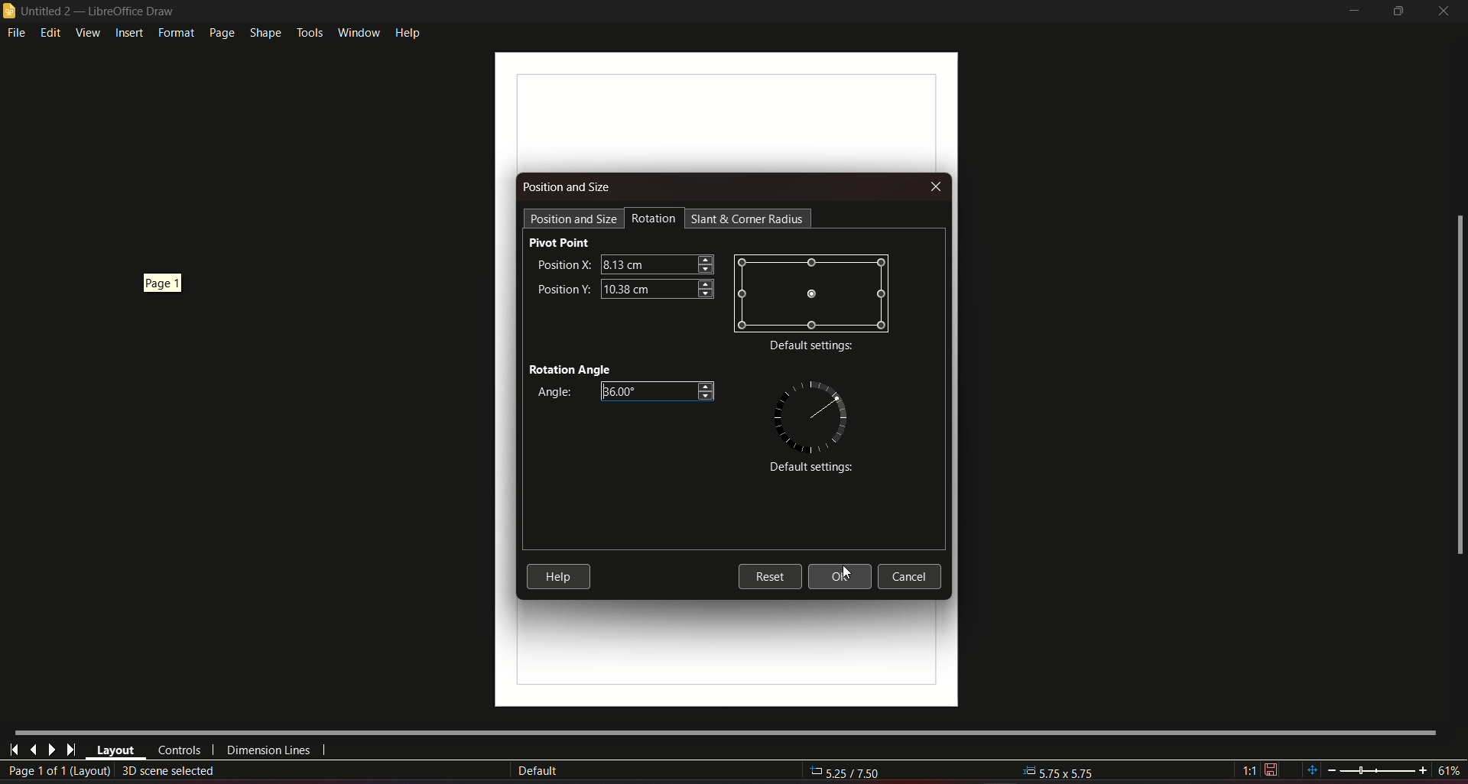 The image size is (1468, 784). What do you see at coordinates (15, 748) in the screenshot?
I see `first page` at bounding box center [15, 748].